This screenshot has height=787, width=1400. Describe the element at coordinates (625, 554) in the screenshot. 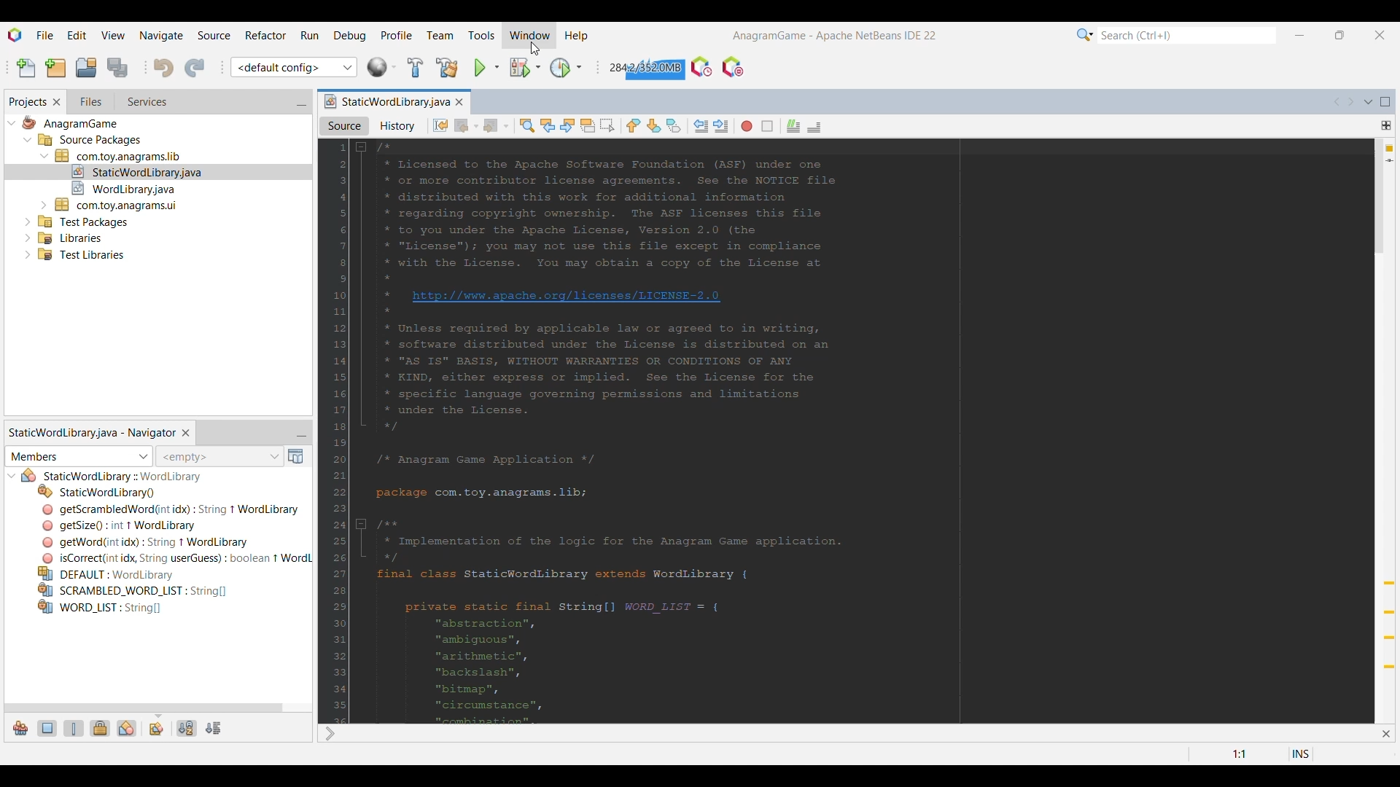

I see `` at that location.